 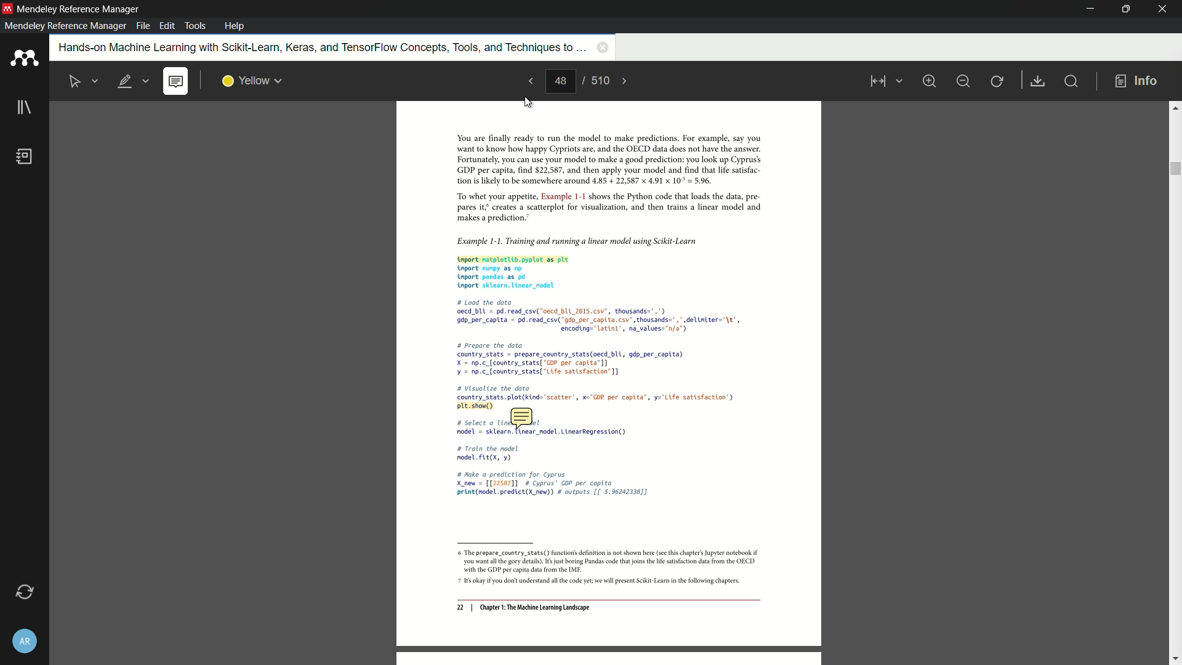 What do you see at coordinates (24, 108) in the screenshot?
I see `library` at bounding box center [24, 108].